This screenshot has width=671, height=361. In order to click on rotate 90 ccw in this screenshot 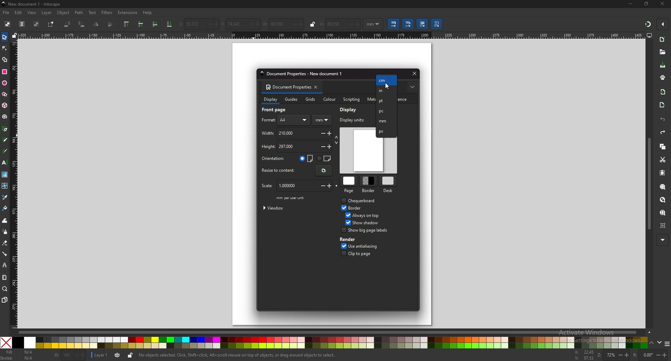, I will do `click(68, 24)`.